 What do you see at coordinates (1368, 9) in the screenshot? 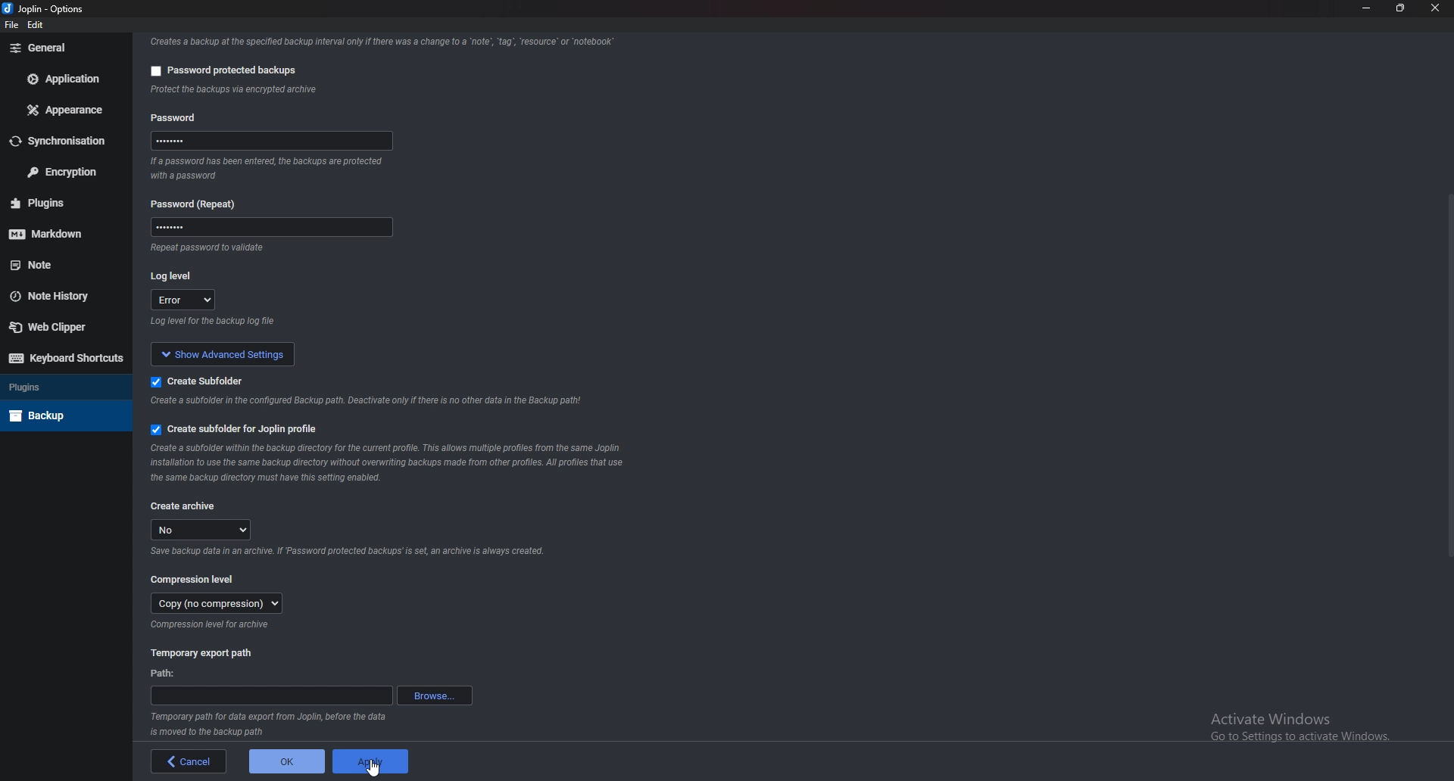
I see `Minimize` at bounding box center [1368, 9].